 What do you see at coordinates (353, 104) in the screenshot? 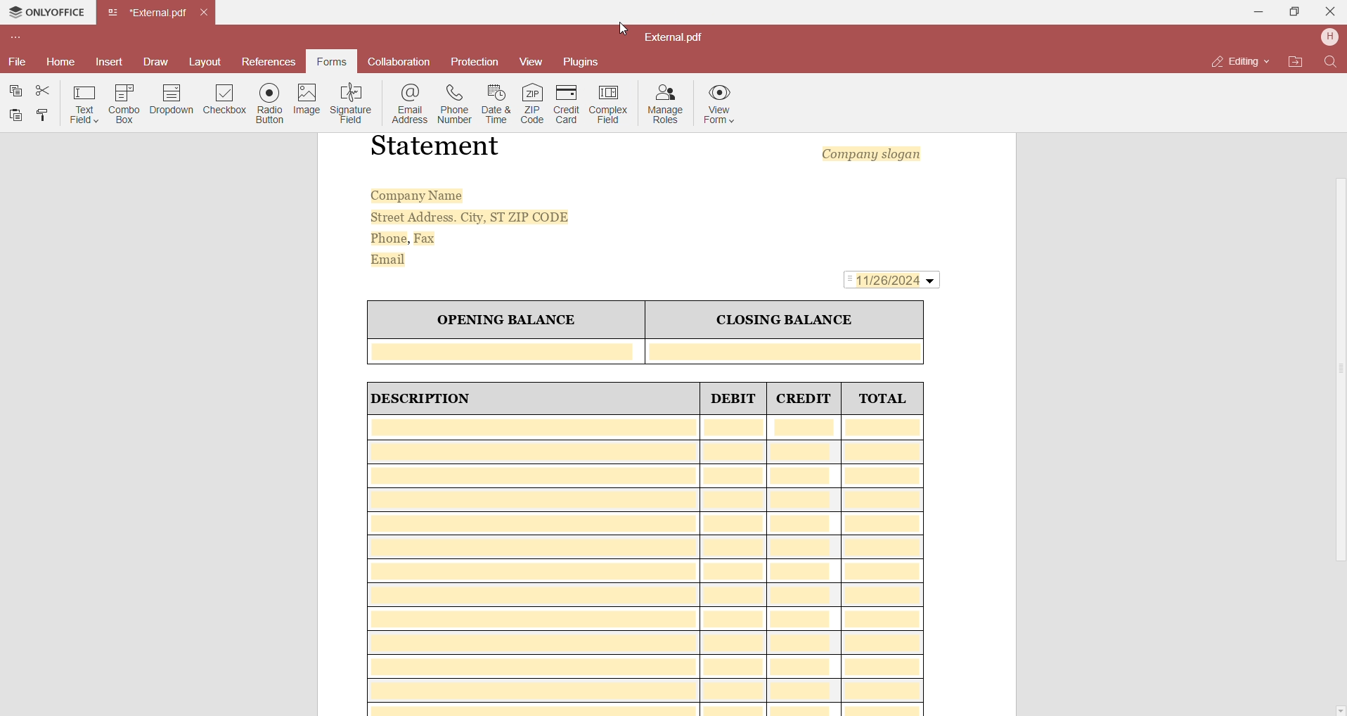
I see `Signature Field` at bounding box center [353, 104].